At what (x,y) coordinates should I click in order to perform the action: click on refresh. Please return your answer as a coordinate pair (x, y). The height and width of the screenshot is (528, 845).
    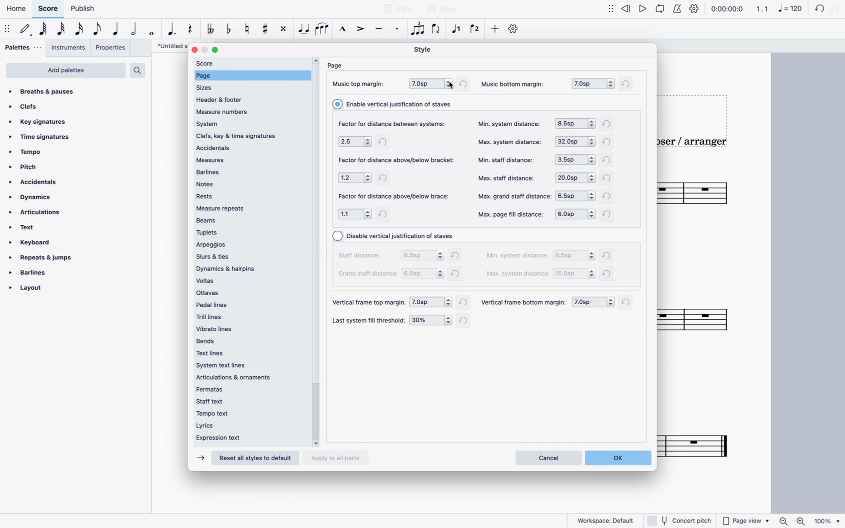
    Looking at the image, I should click on (385, 141).